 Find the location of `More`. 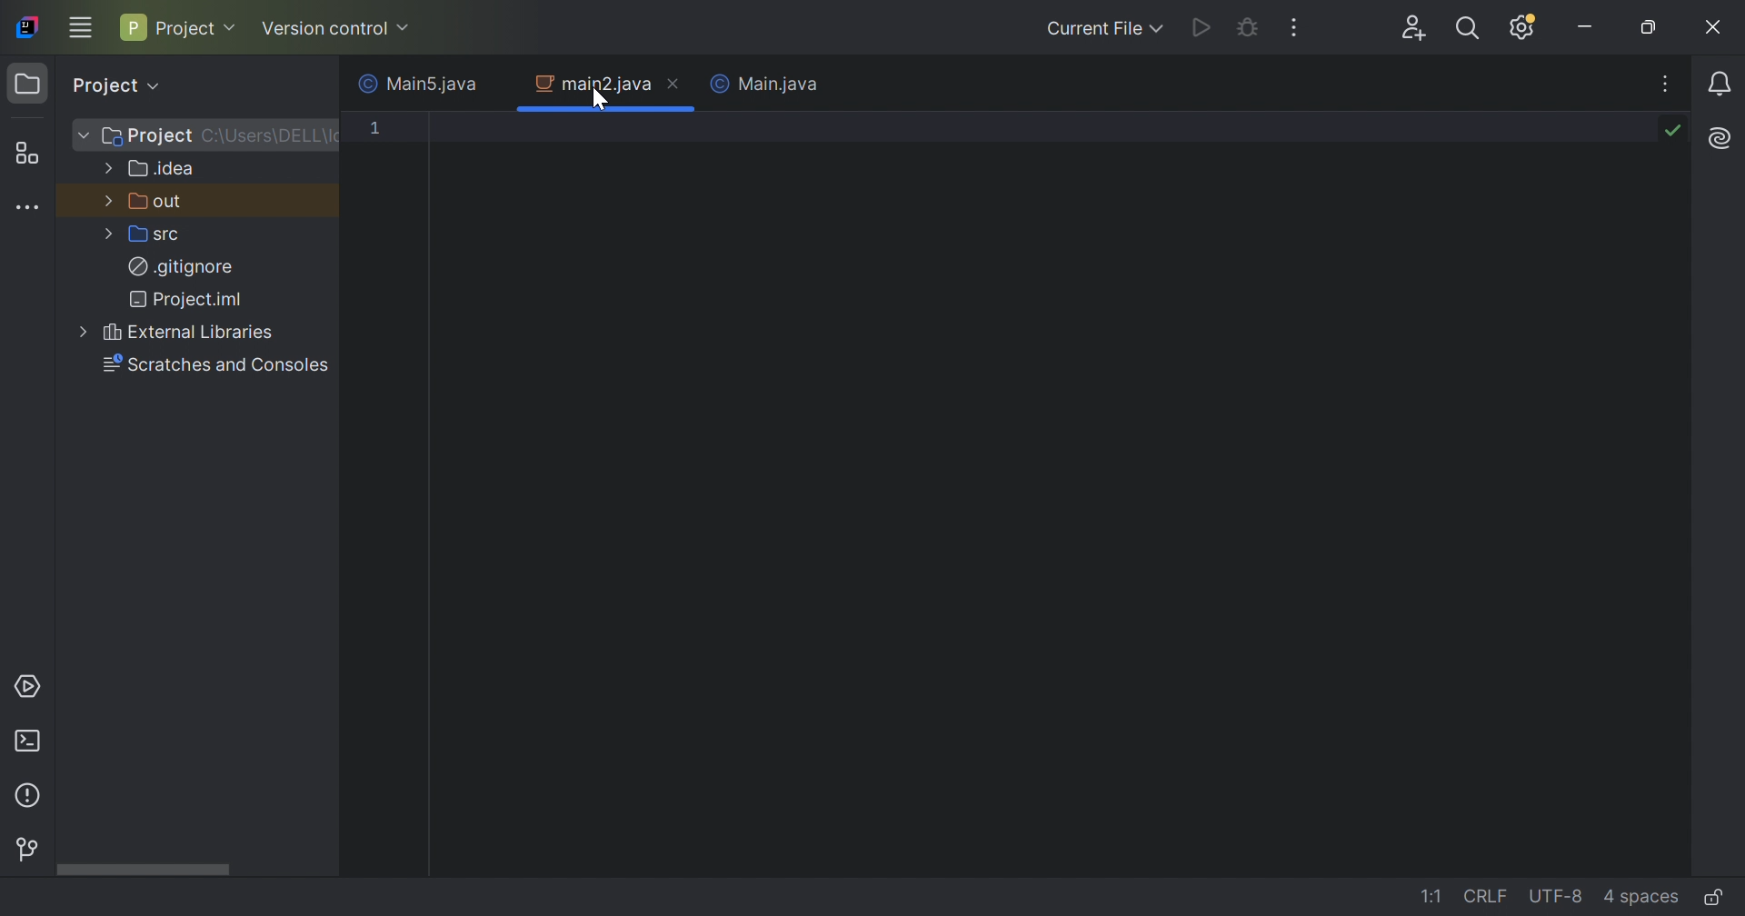

More is located at coordinates (108, 200).